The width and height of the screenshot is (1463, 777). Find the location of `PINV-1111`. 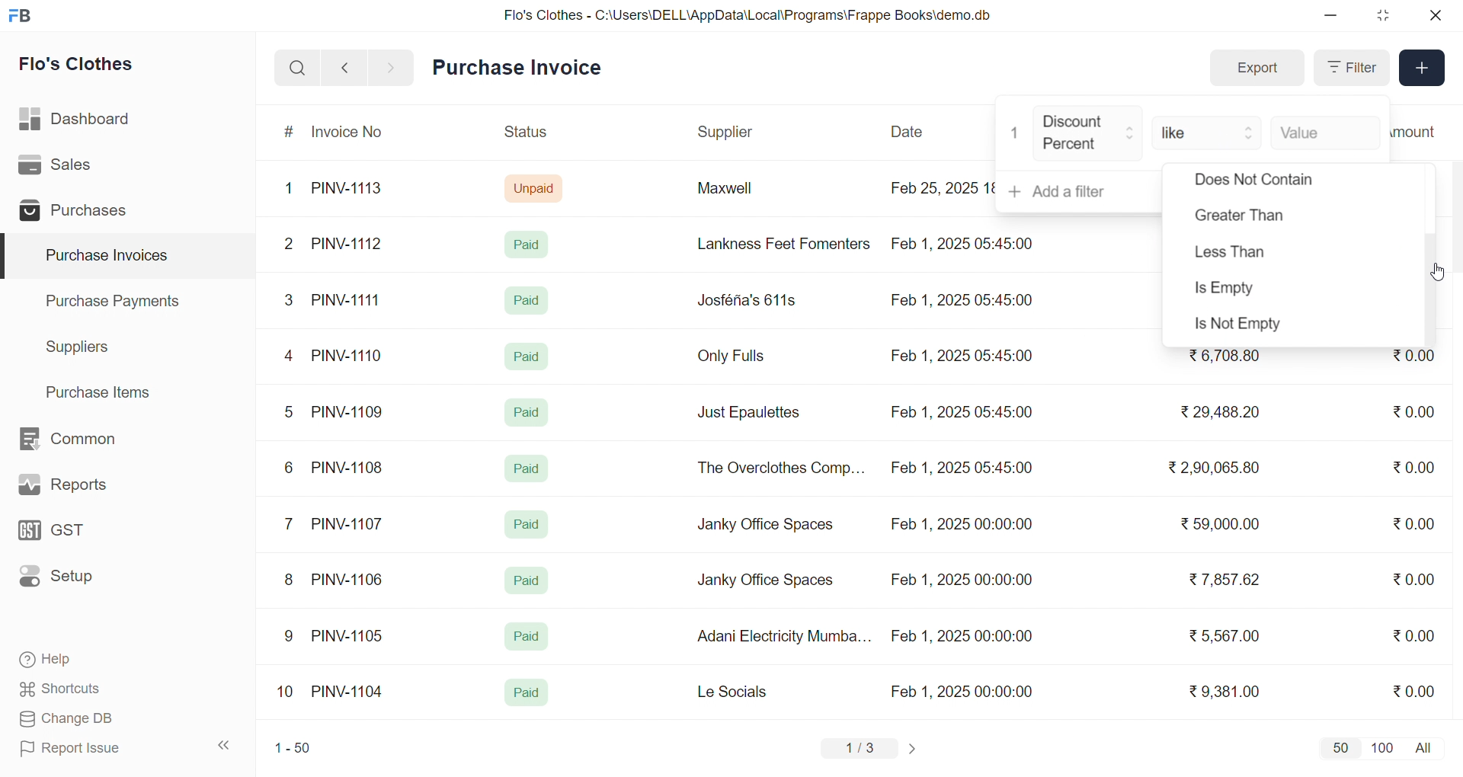

PINV-1111 is located at coordinates (347, 299).